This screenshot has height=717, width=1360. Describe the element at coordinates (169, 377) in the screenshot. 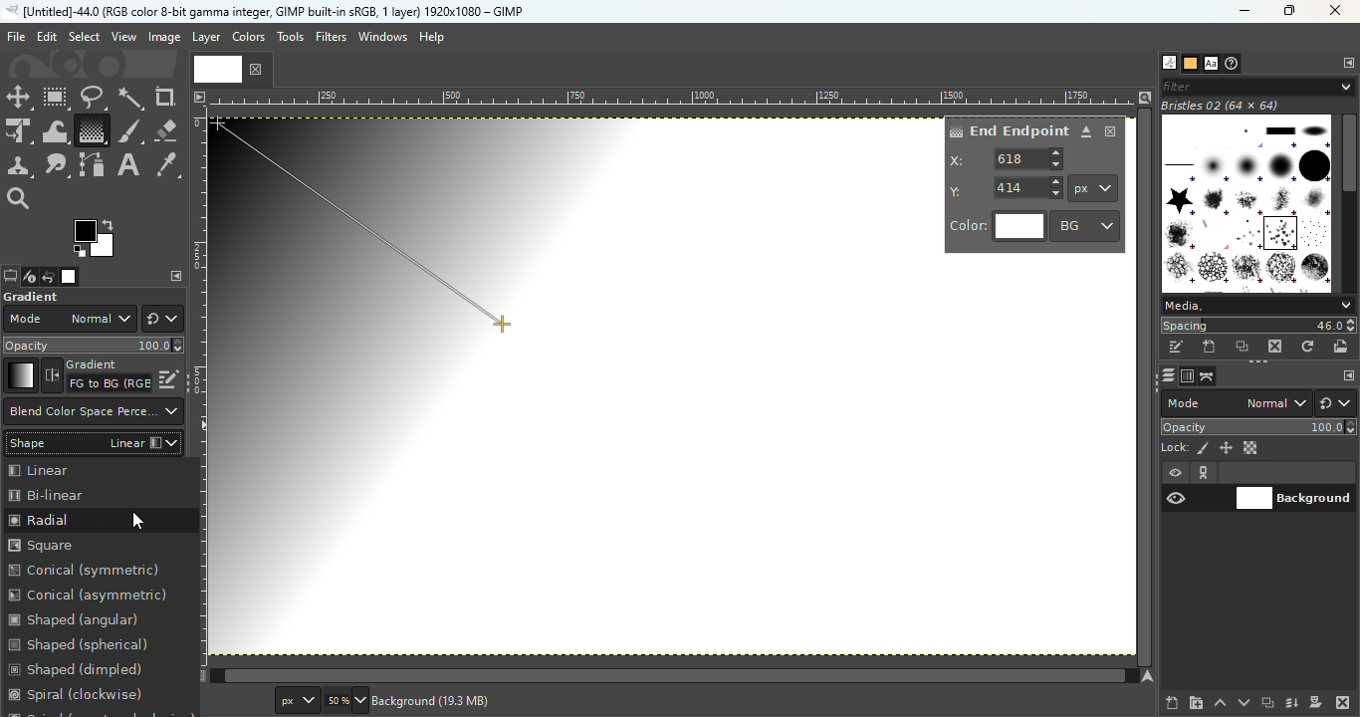

I see `Edit this gradient` at that location.